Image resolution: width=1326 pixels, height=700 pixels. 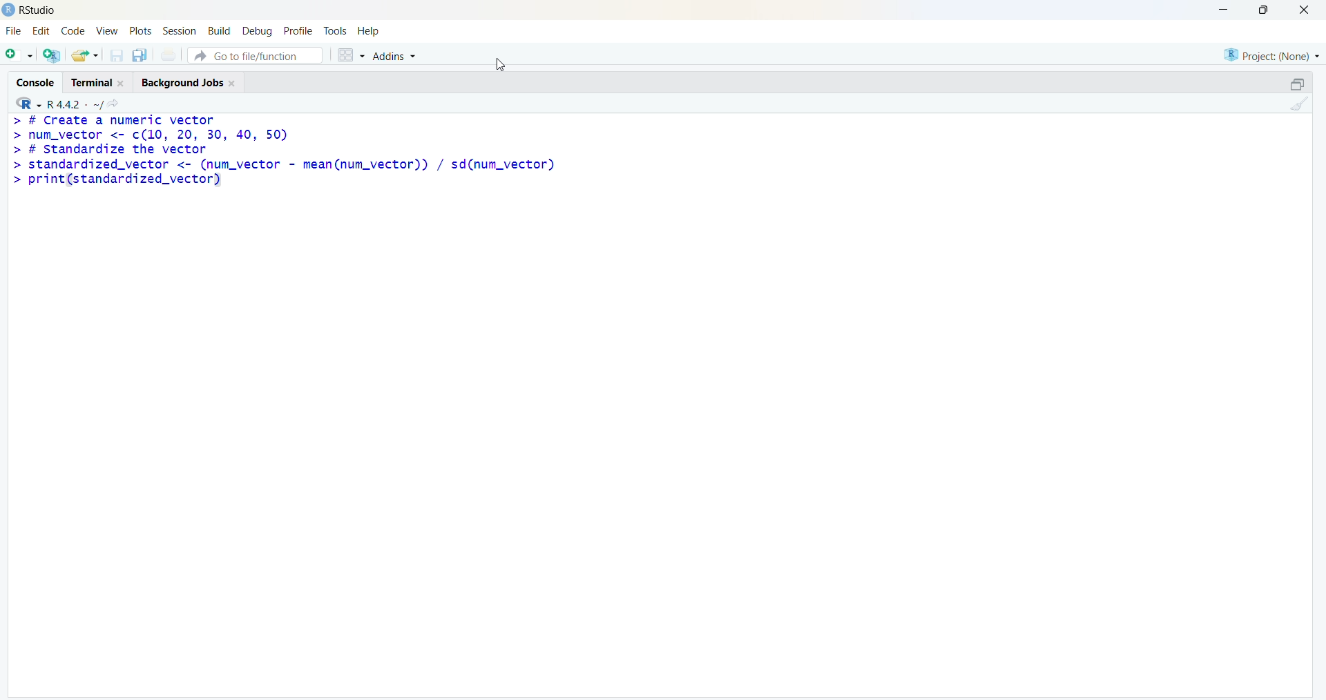 What do you see at coordinates (220, 30) in the screenshot?
I see `build` at bounding box center [220, 30].